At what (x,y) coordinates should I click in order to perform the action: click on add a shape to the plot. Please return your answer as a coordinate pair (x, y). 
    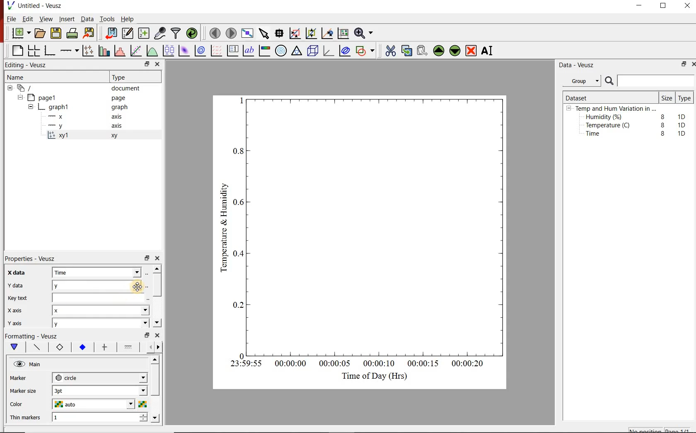
    Looking at the image, I should click on (367, 52).